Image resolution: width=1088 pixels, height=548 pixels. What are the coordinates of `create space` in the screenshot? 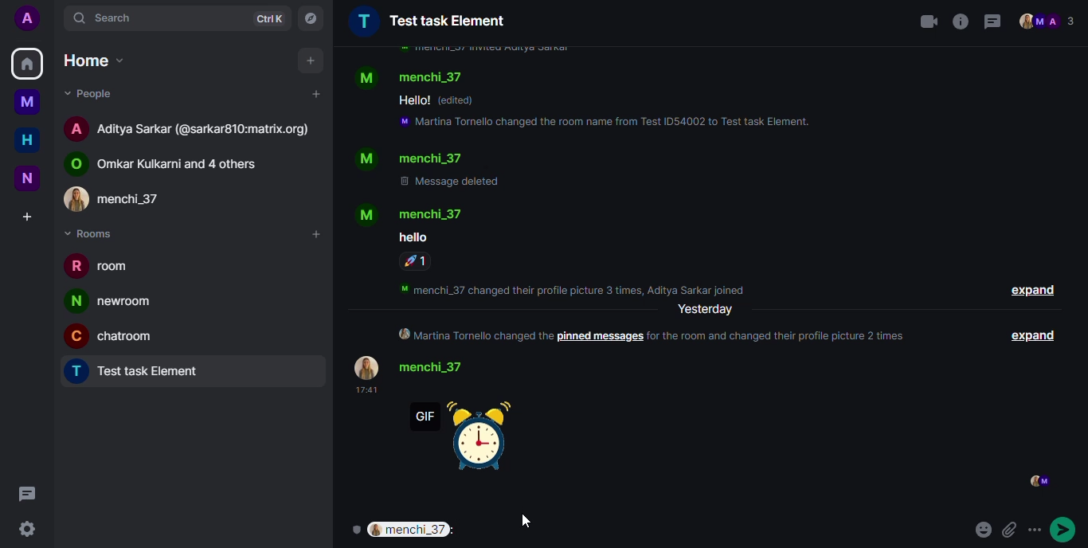 It's located at (25, 217).